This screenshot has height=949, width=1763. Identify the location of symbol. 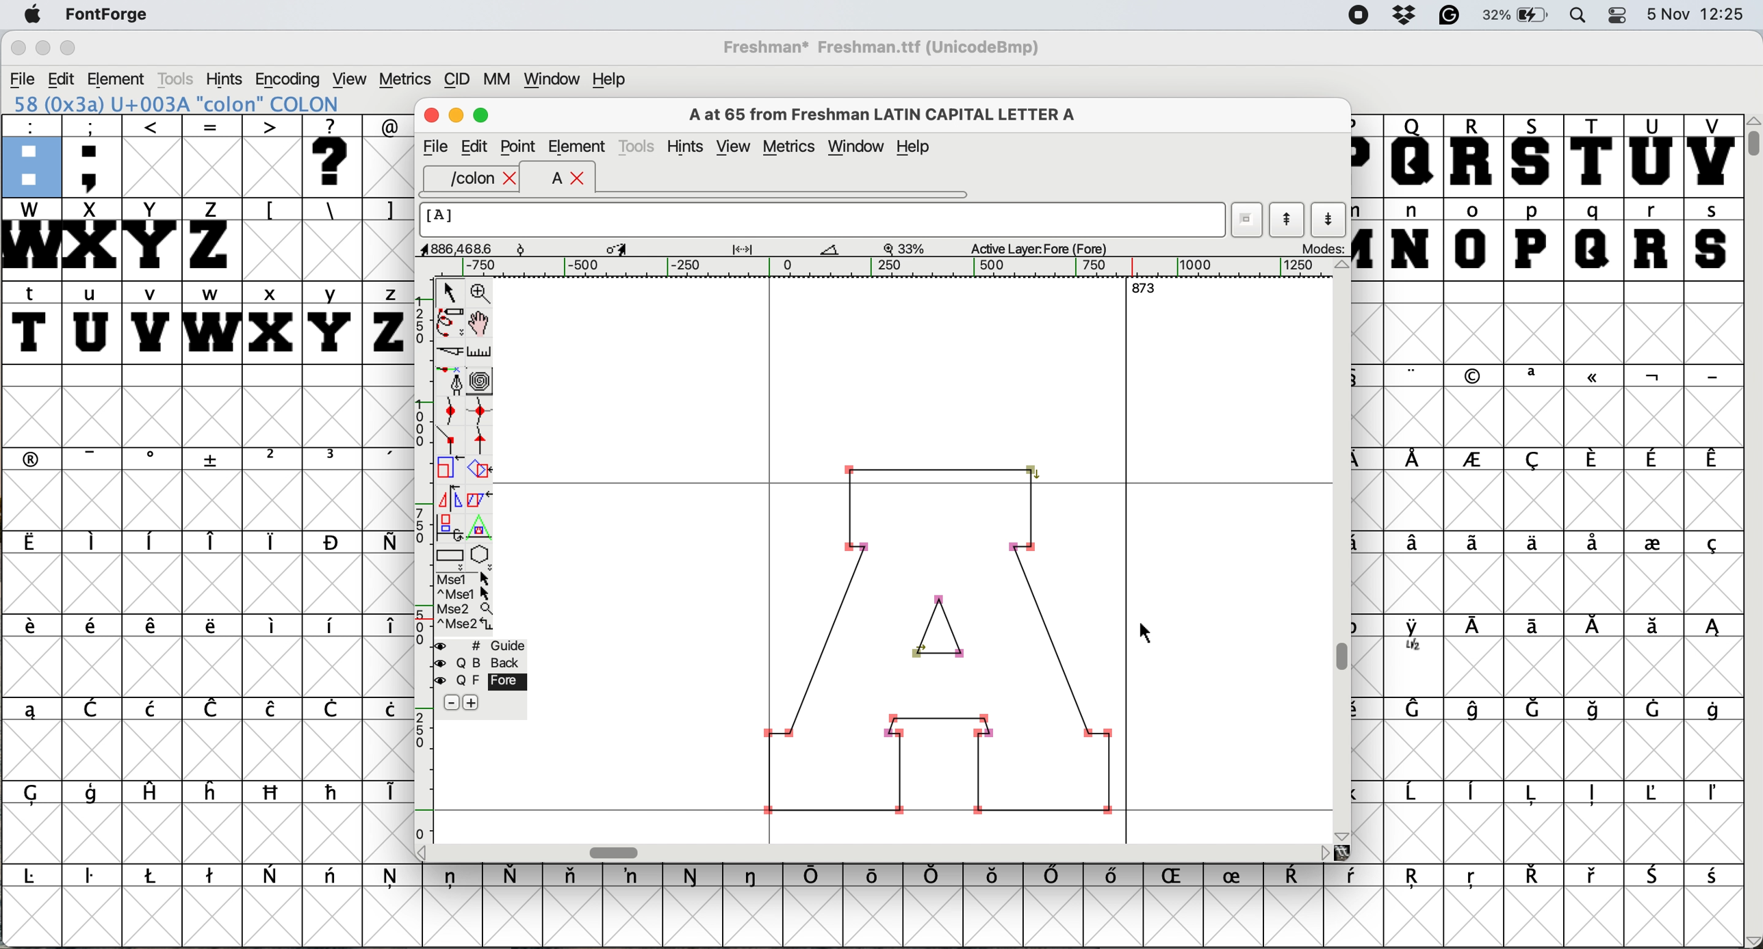
(1532, 876).